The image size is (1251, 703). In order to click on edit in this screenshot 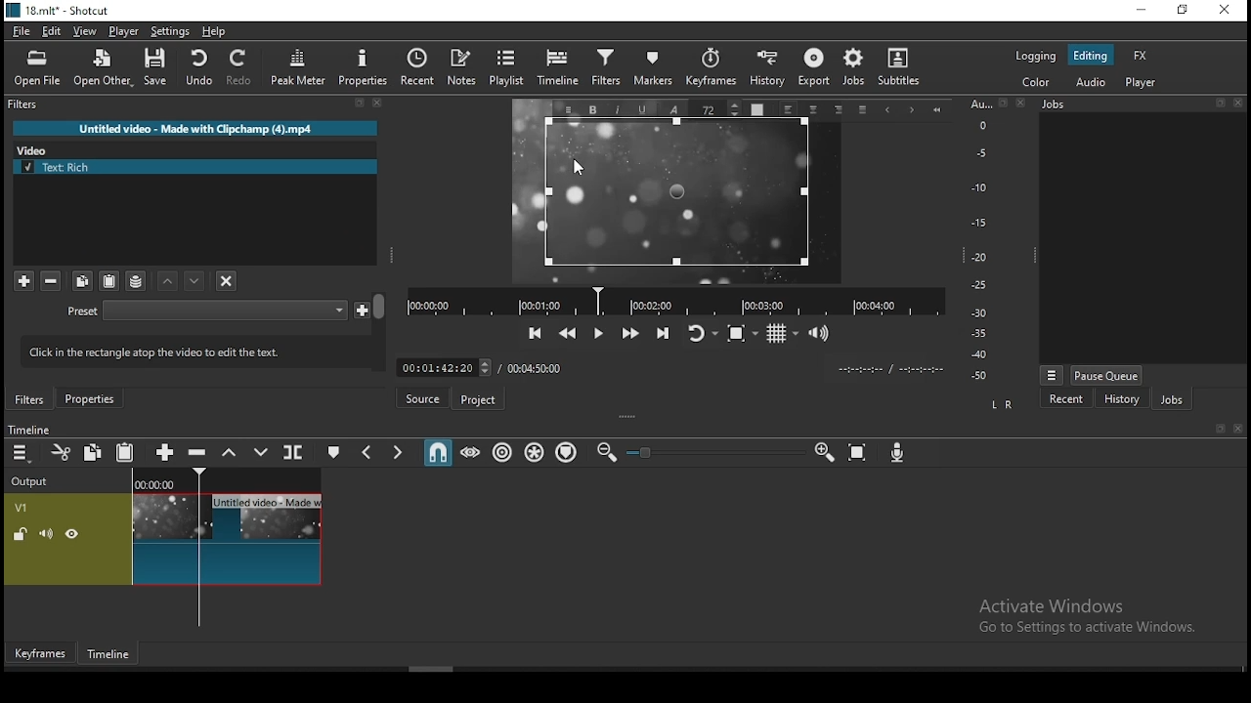, I will do `click(54, 32)`.